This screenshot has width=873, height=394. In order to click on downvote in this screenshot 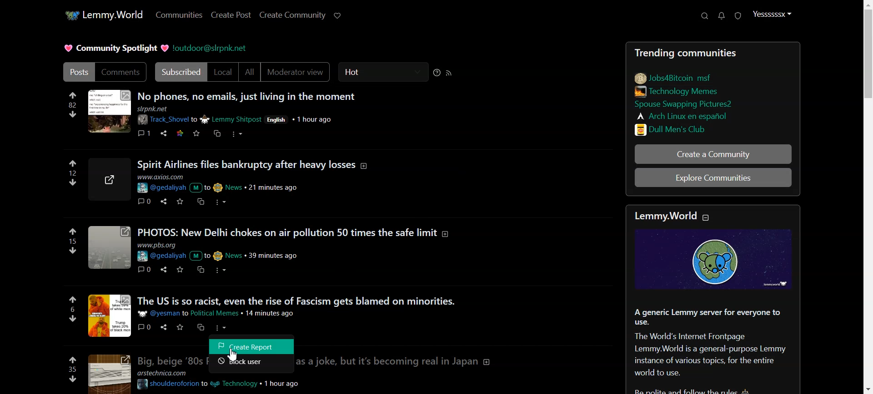, I will do `click(74, 250)`.